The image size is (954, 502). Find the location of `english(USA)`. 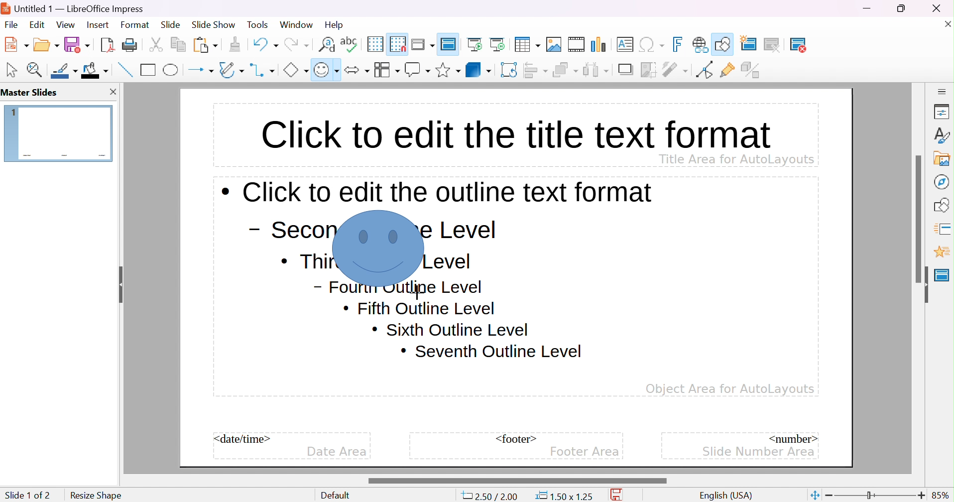

english(USA) is located at coordinates (726, 496).